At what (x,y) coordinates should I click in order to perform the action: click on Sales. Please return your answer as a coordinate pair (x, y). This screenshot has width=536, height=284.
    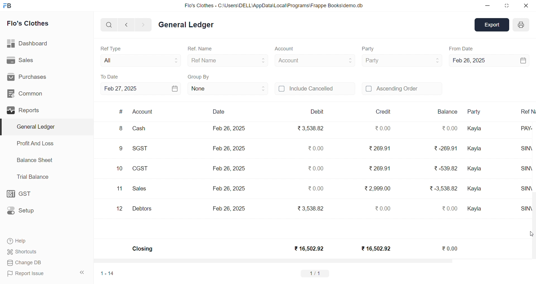
    Looking at the image, I should click on (141, 189).